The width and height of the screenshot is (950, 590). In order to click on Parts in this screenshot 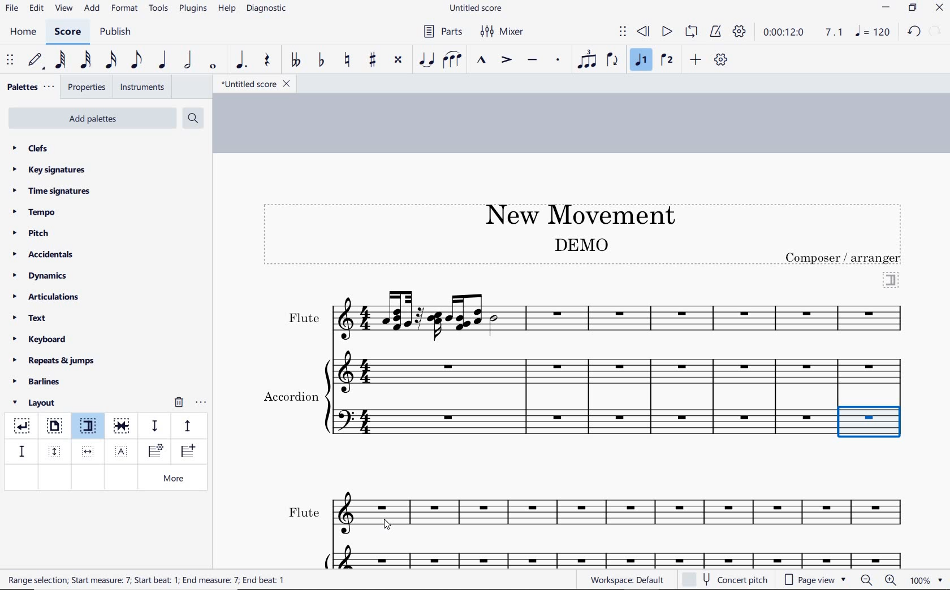, I will do `click(441, 32)`.